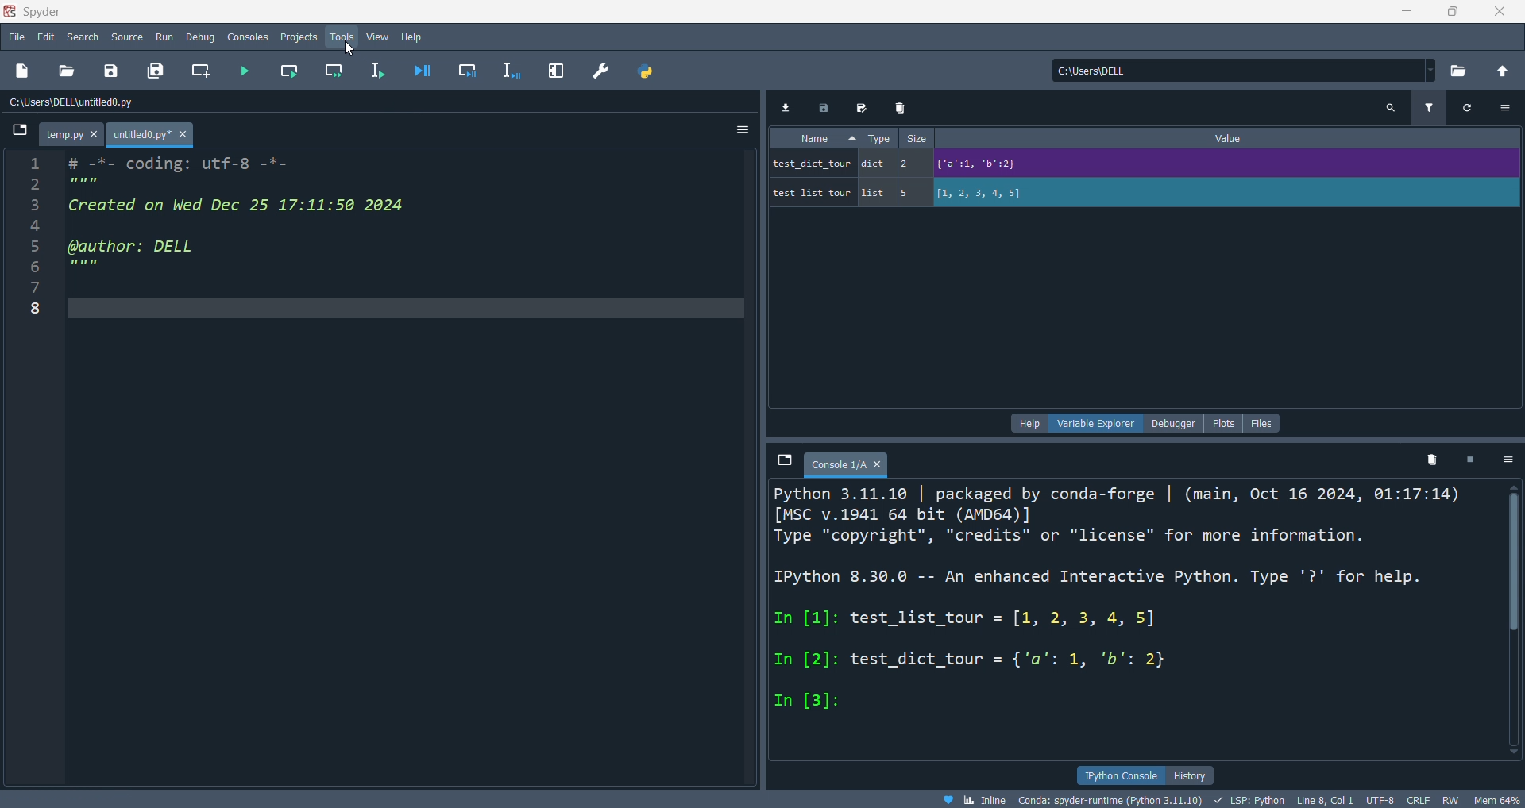 Image resolution: width=1525 pixels, height=808 pixels. I want to click on maximize/restore, so click(1451, 13).